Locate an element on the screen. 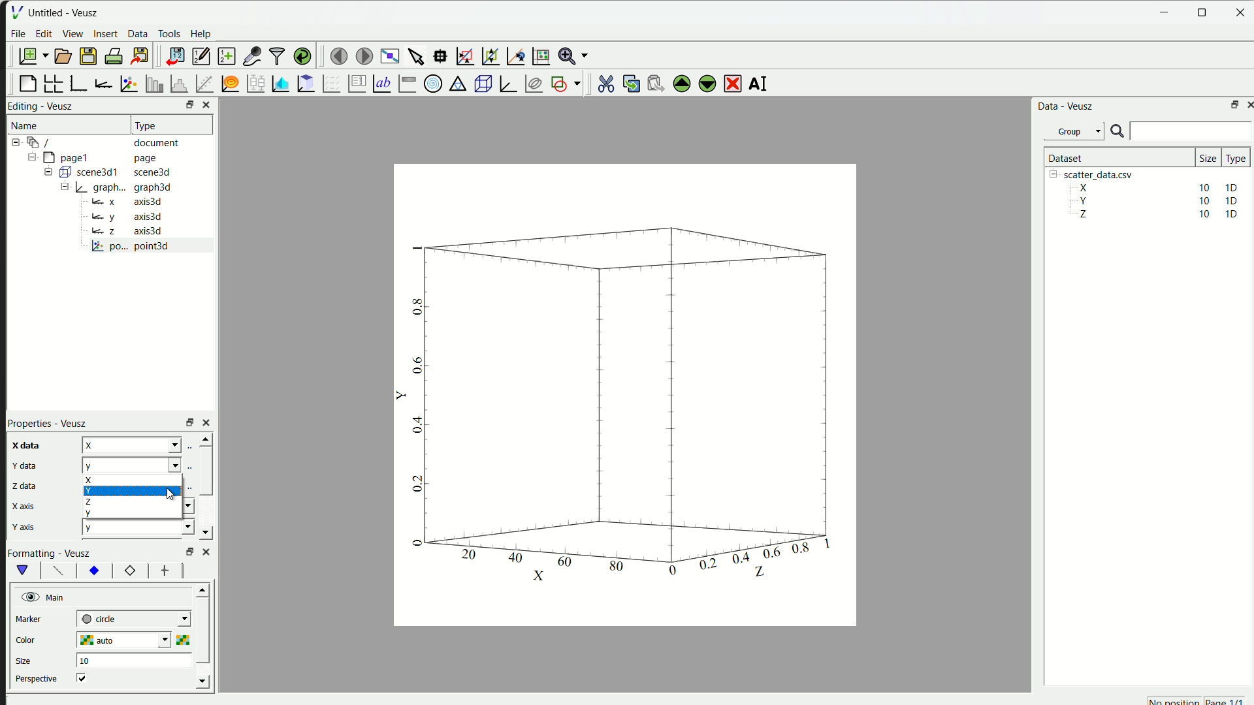 The height and width of the screenshot is (705, 1254). y is located at coordinates (138, 527).